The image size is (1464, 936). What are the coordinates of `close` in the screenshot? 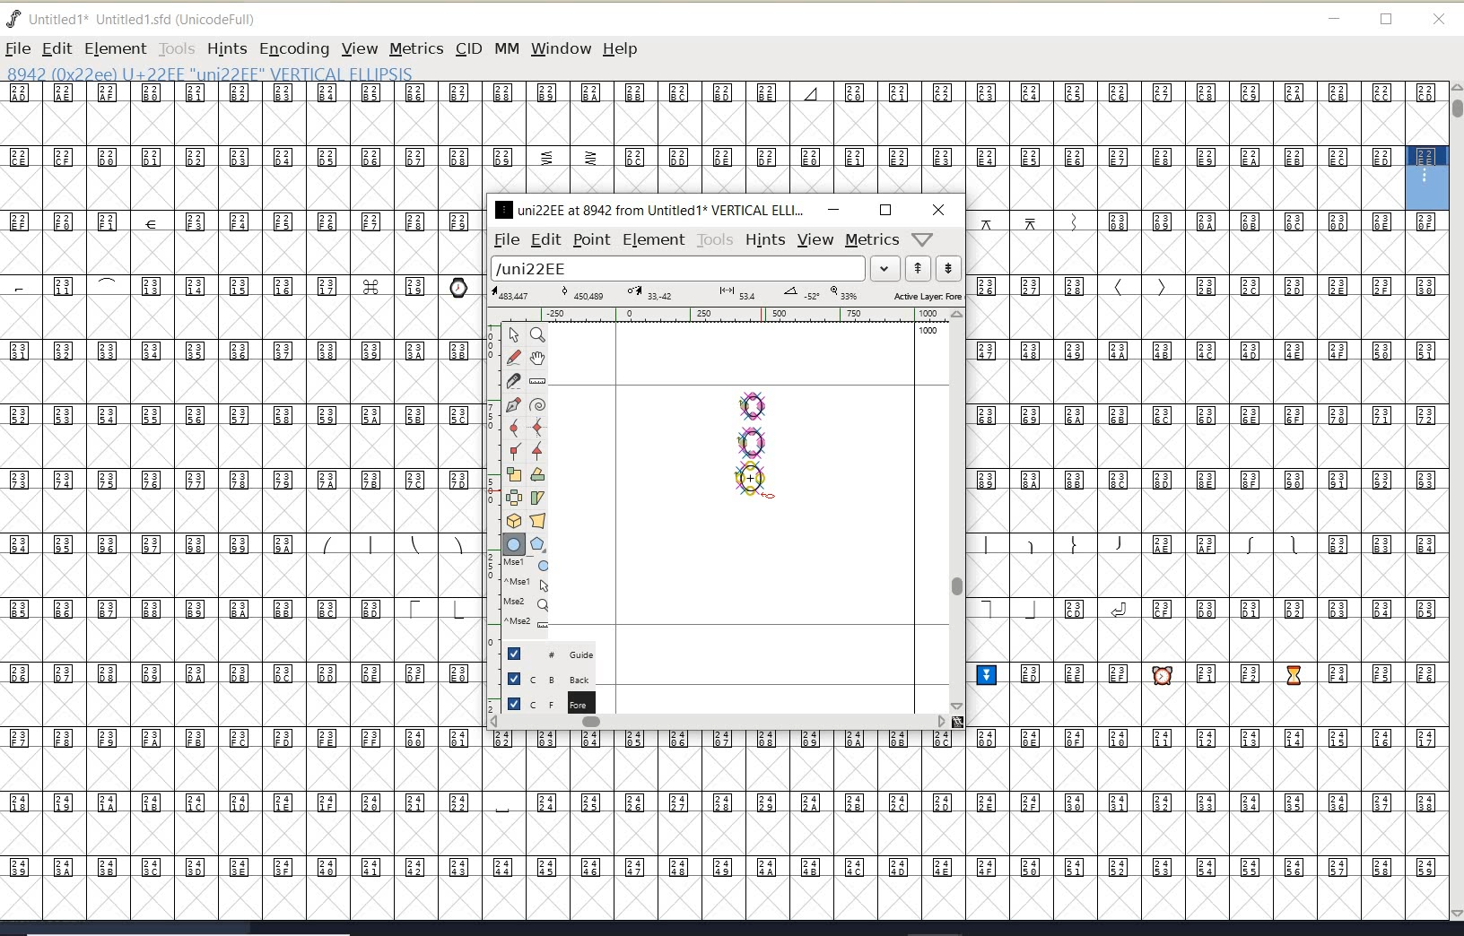 It's located at (939, 210).